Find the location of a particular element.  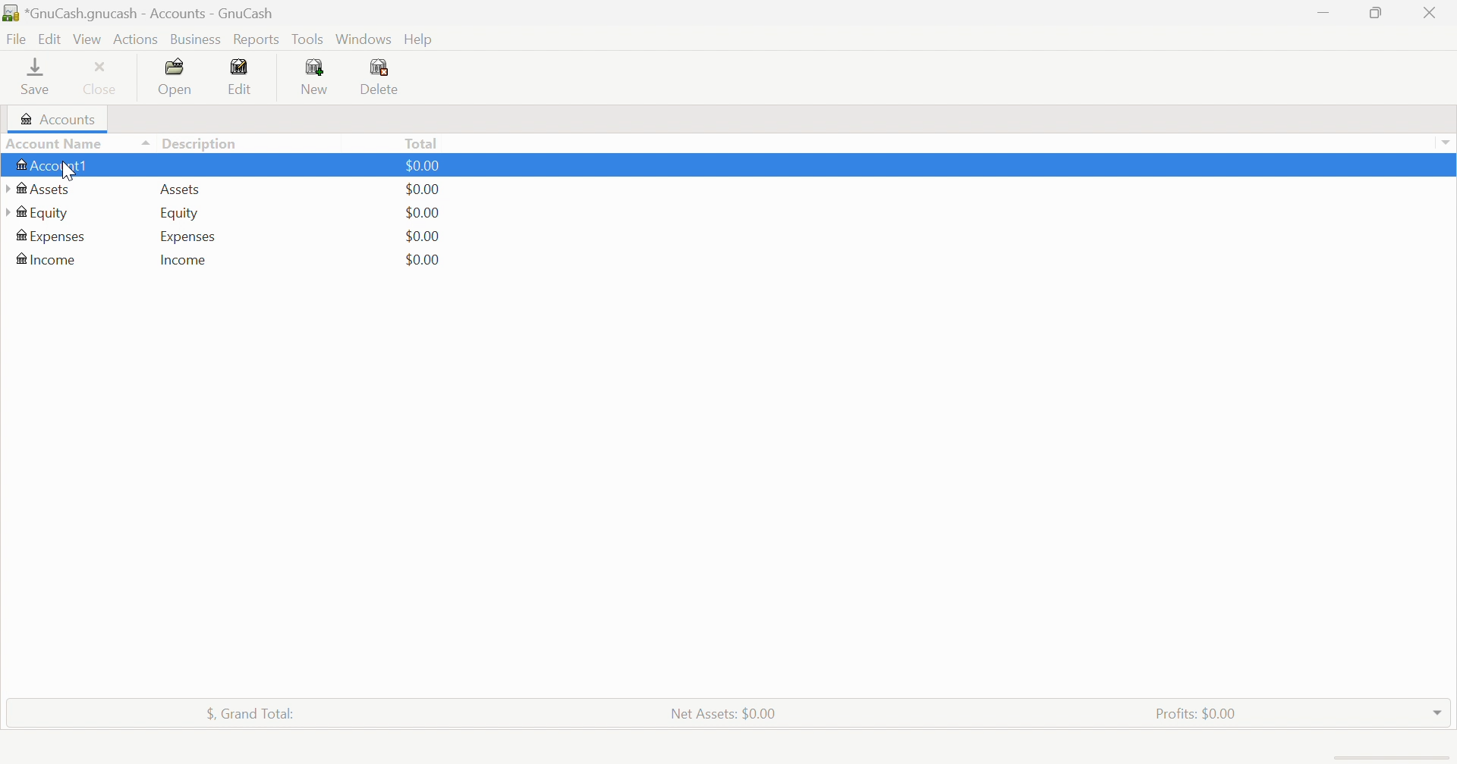

New is located at coordinates (316, 77).